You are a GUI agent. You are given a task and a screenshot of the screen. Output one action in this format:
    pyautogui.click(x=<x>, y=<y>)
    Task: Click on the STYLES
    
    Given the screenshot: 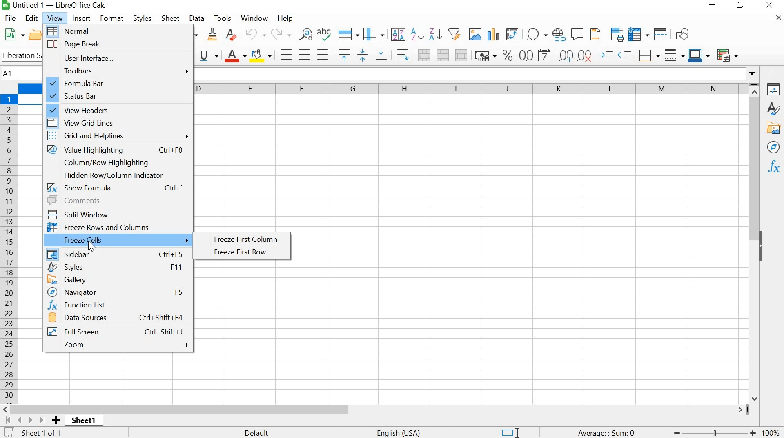 What is the action you would take?
    pyautogui.click(x=143, y=18)
    